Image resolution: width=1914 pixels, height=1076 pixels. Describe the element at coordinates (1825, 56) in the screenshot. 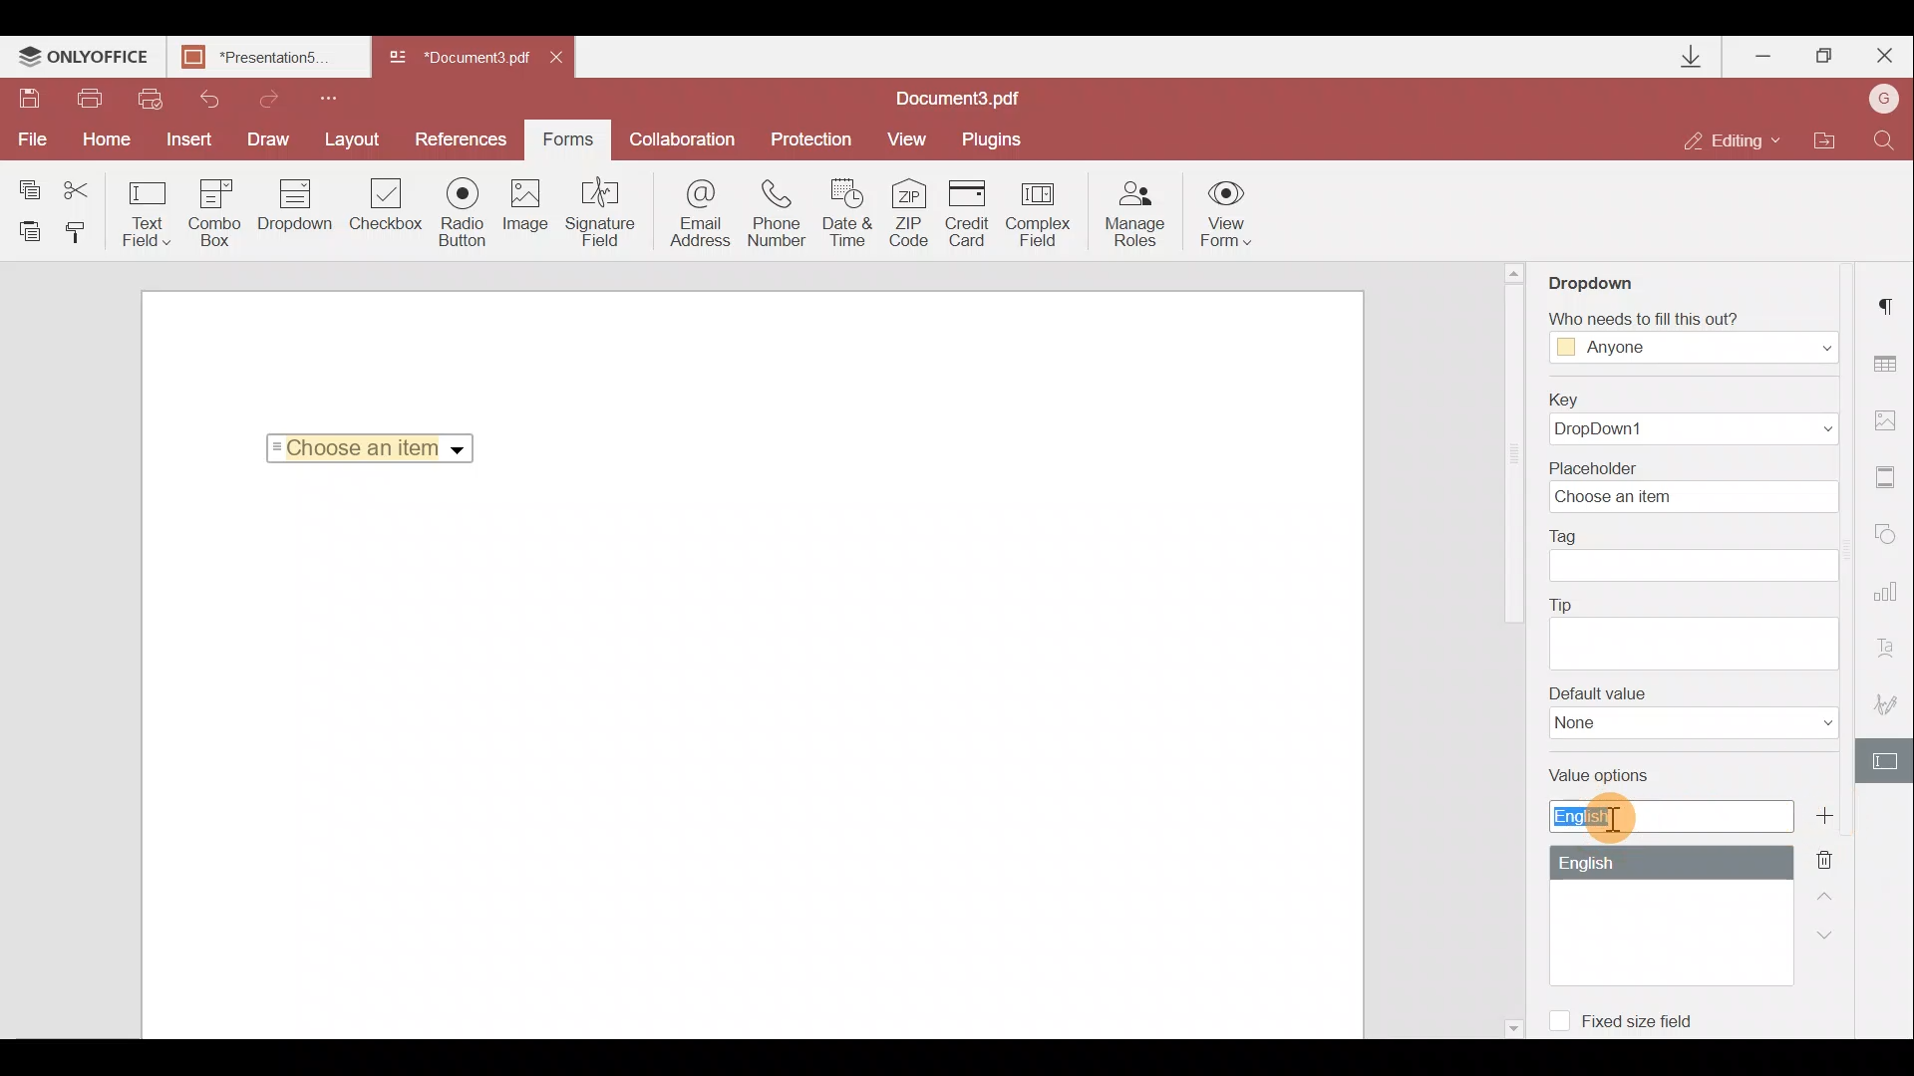

I see `Maximize` at that location.